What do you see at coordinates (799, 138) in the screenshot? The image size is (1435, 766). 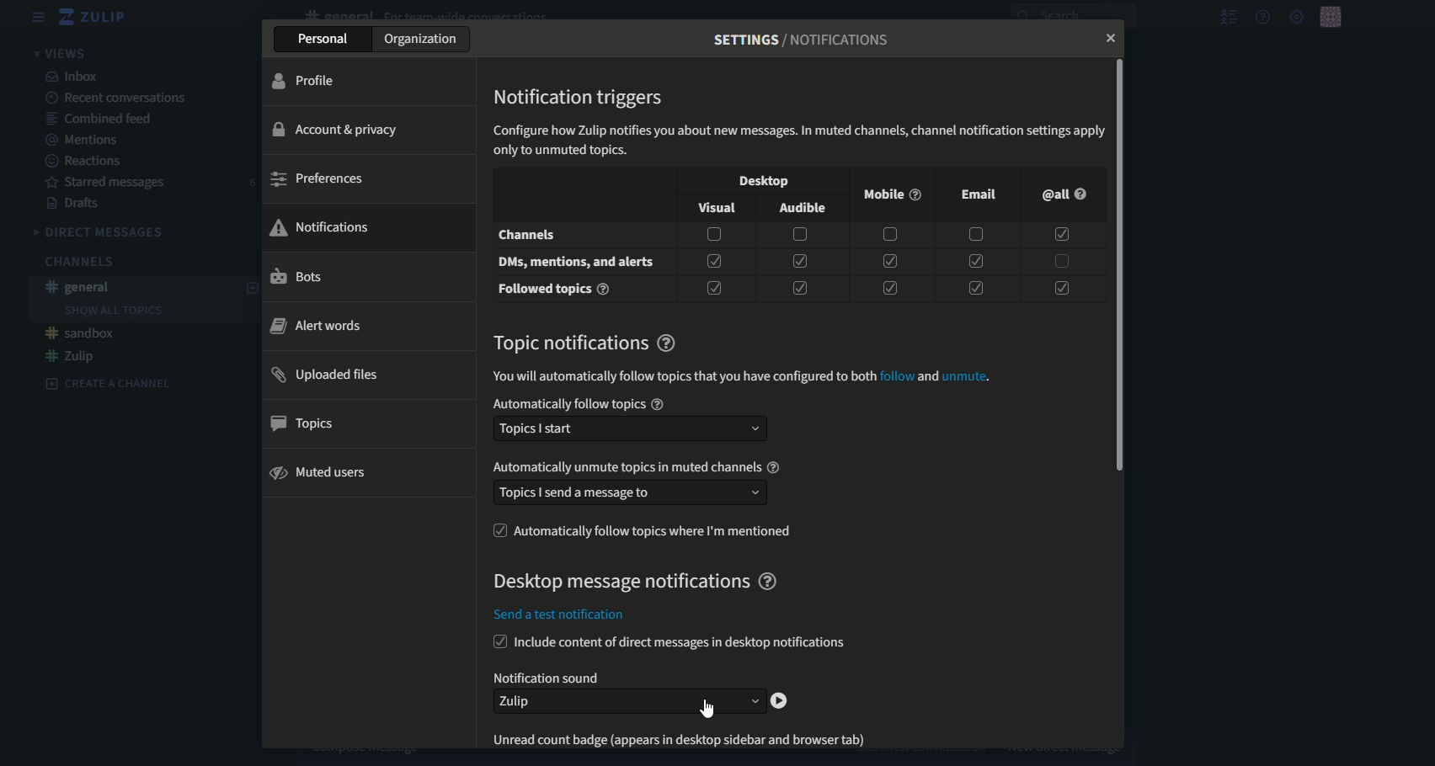 I see `text` at bounding box center [799, 138].